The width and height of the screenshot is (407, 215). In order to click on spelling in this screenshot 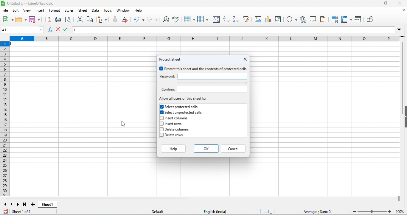, I will do `click(177, 20)`.